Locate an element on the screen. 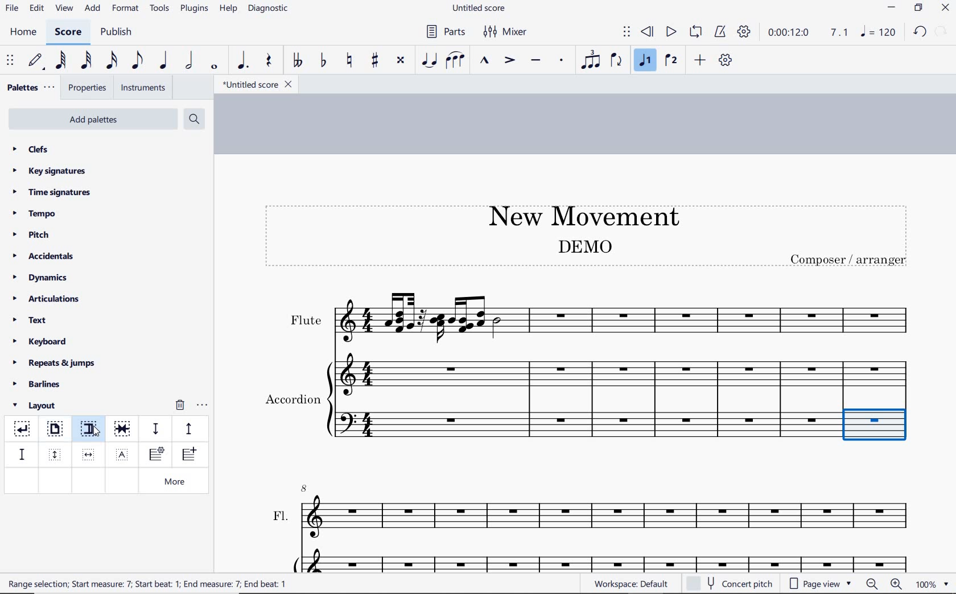  home is located at coordinates (23, 32).